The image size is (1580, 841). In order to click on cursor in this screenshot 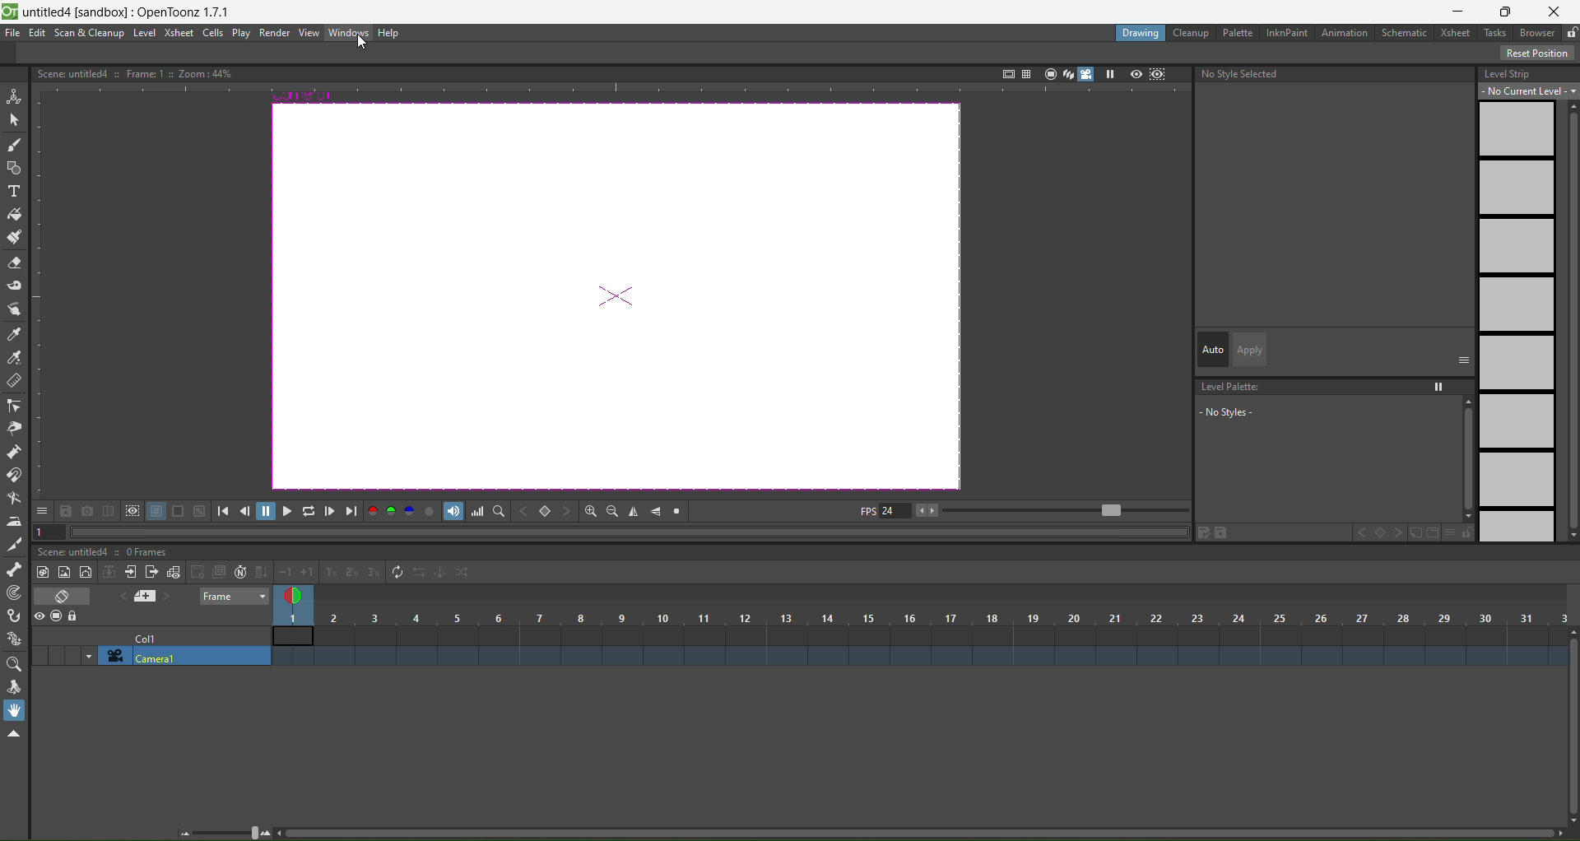, I will do `click(360, 45)`.